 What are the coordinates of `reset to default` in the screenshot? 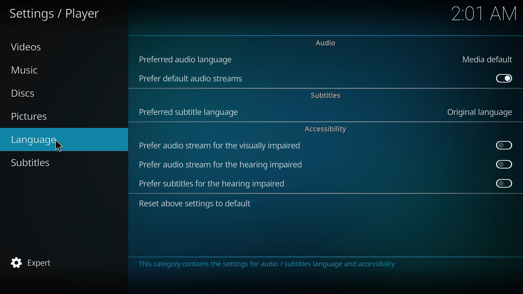 It's located at (196, 204).